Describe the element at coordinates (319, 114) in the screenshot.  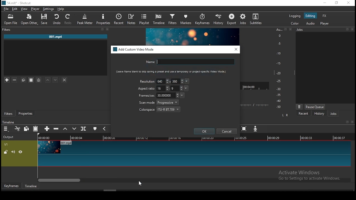
I see `history` at that location.